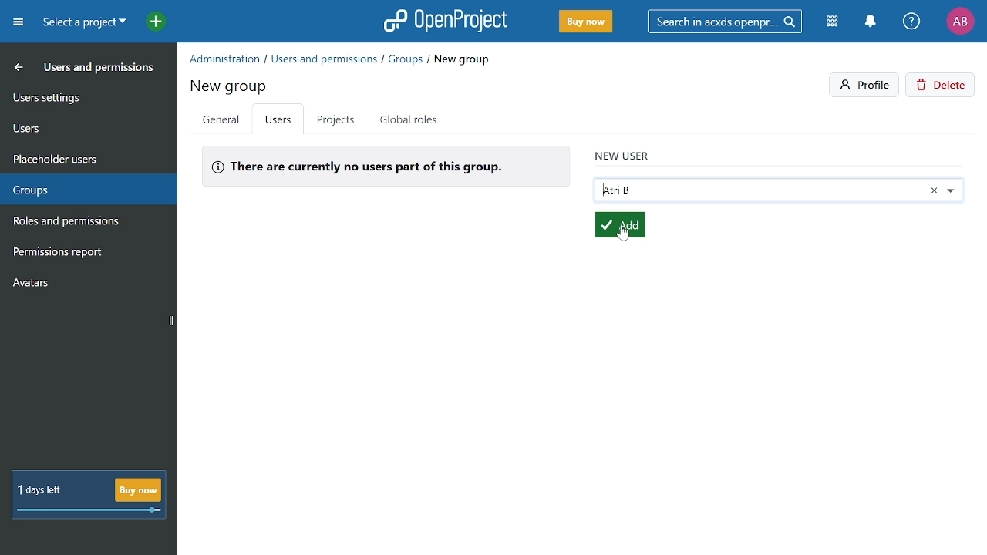  Describe the element at coordinates (86, 286) in the screenshot. I see `Avatars` at that location.